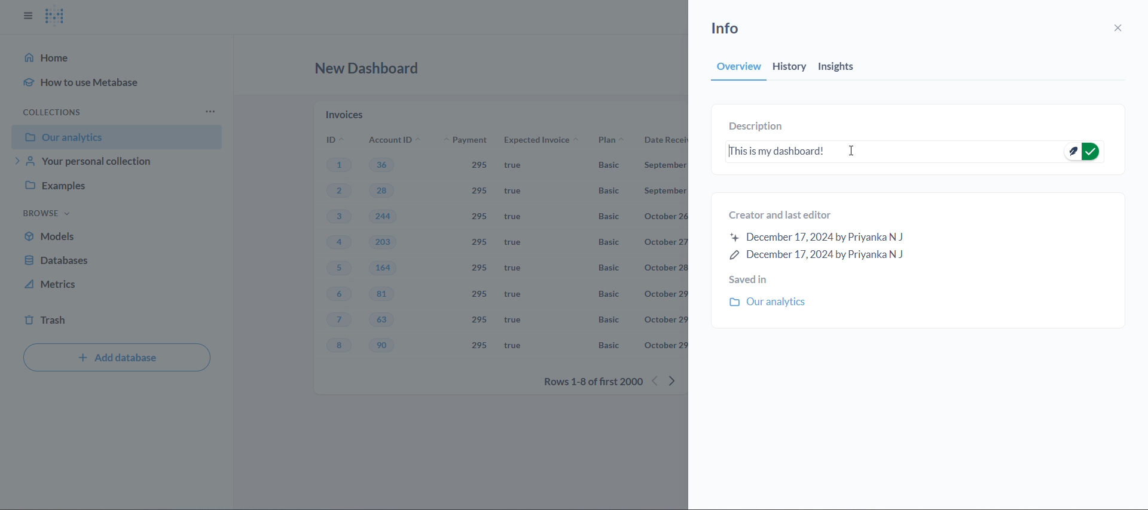 Image resolution: width=1148 pixels, height=510 pixels. What do you see at coordinates (662, 268) in the screenshot?
I see `october 28` at bounding box center [662, 268].